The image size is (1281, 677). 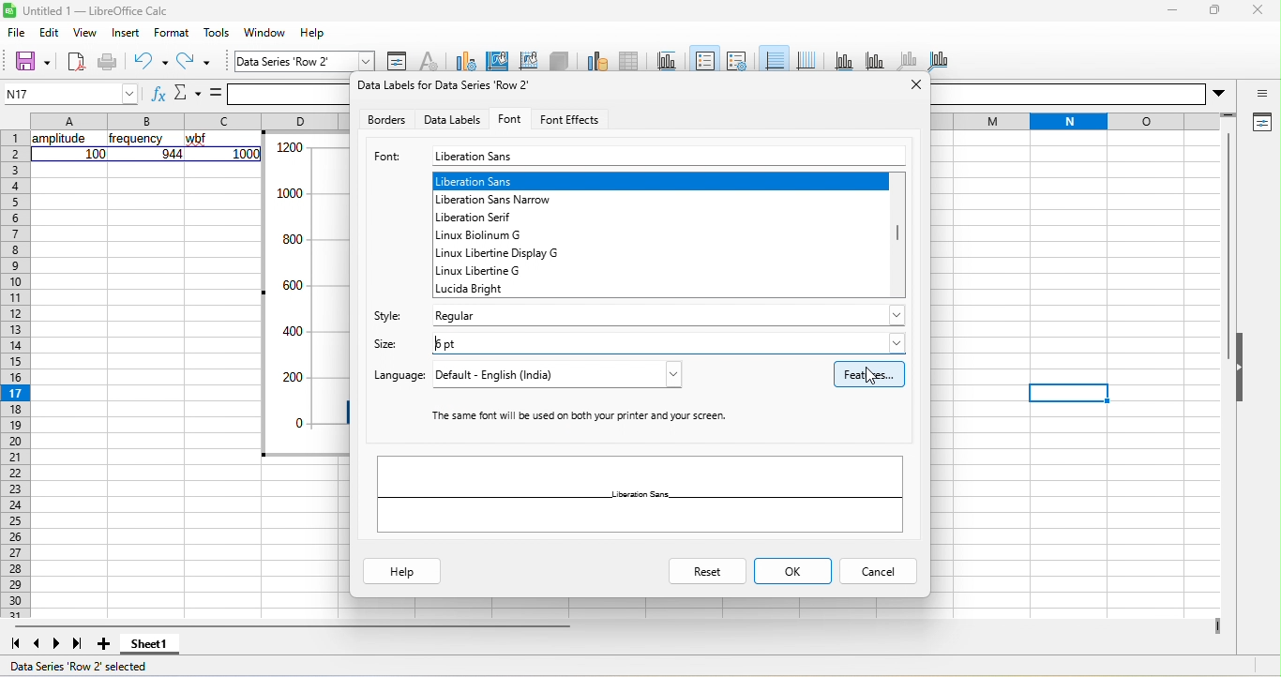 I want to click on 944, so click(x=171, y=154).